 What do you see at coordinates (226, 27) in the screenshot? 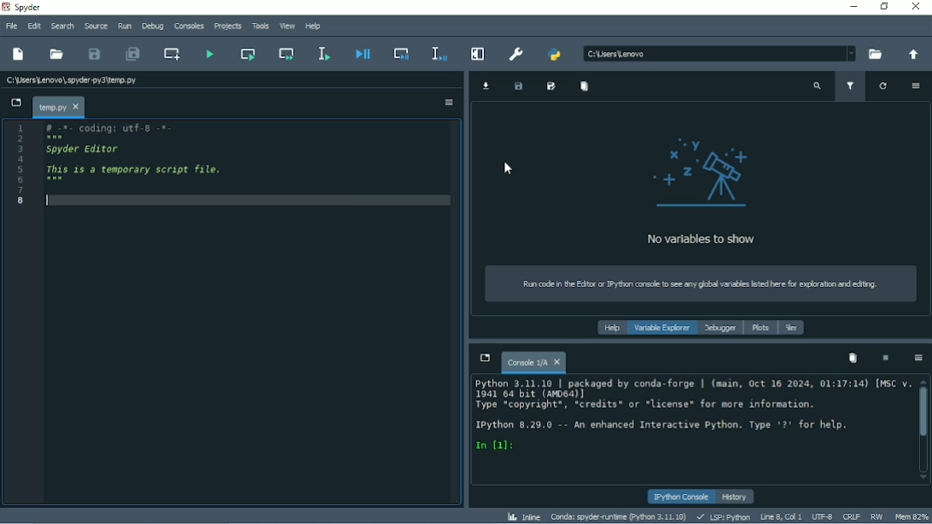
I see `Projects` at bounding box center [226, 27].